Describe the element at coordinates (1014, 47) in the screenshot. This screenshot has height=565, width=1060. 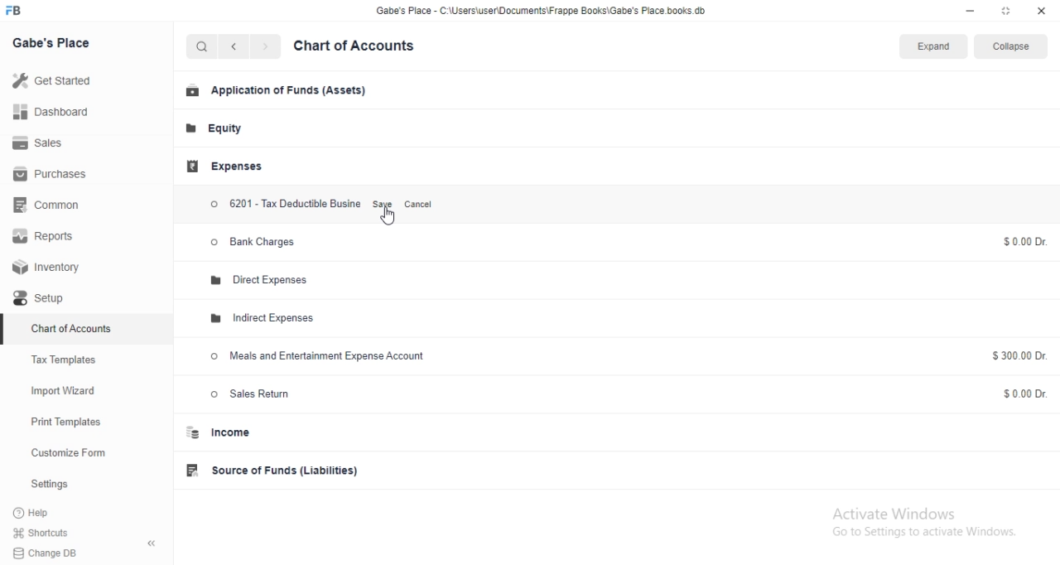
I see `Collapse.` at that location.